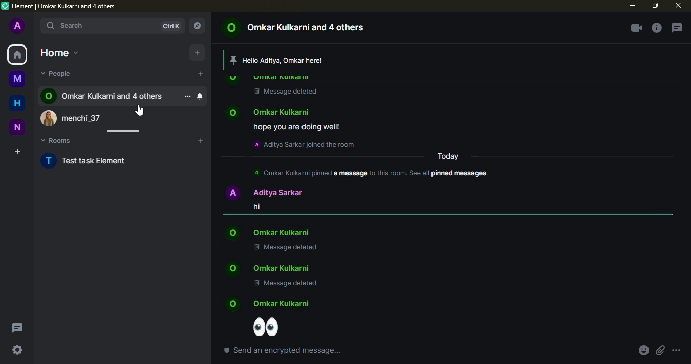 This screenshot has height=364, width=691. Describe the element at coordinates (18, 127) in the screenshot. I see `new` at that location.